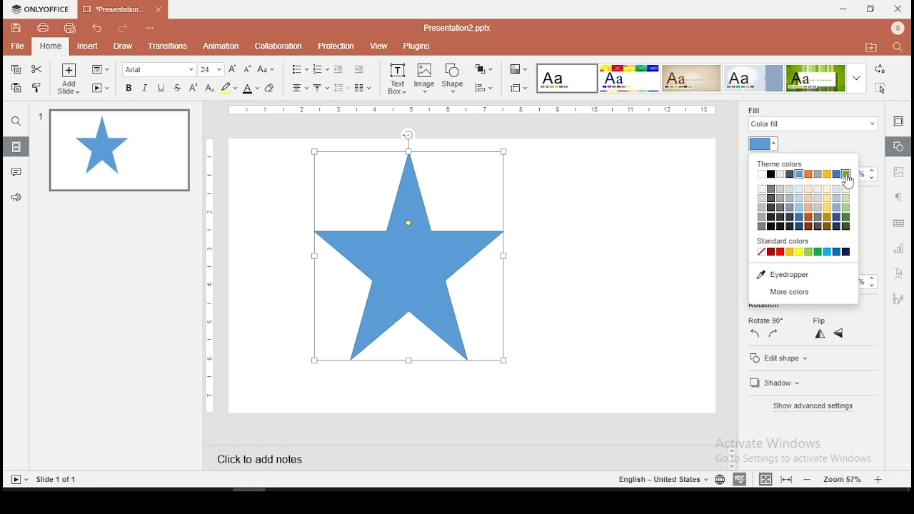 The height and width of the screenshot is (514, 914). I want to click on theme colors, so click(780, 164).